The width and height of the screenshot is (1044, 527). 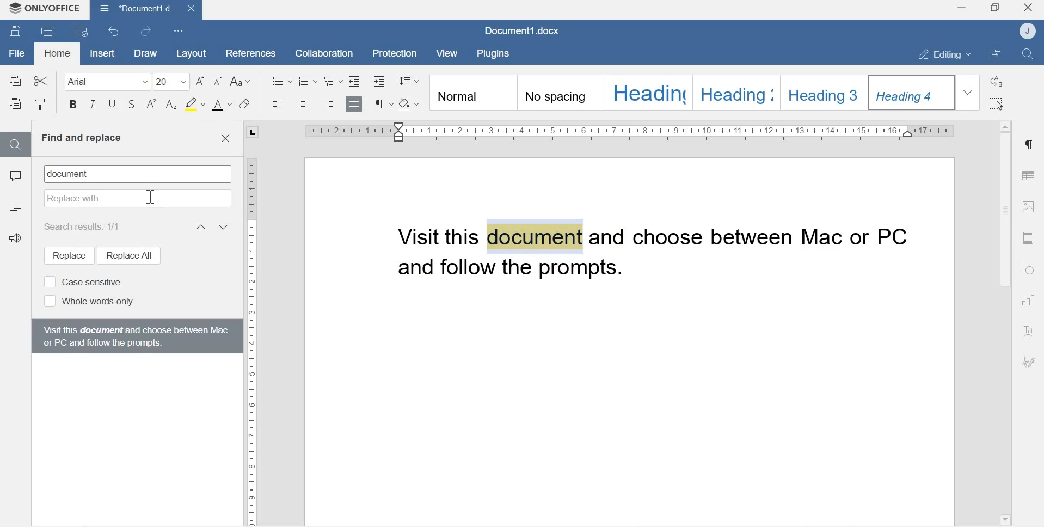 I want to click on Table, so click(x=1029, y=173).